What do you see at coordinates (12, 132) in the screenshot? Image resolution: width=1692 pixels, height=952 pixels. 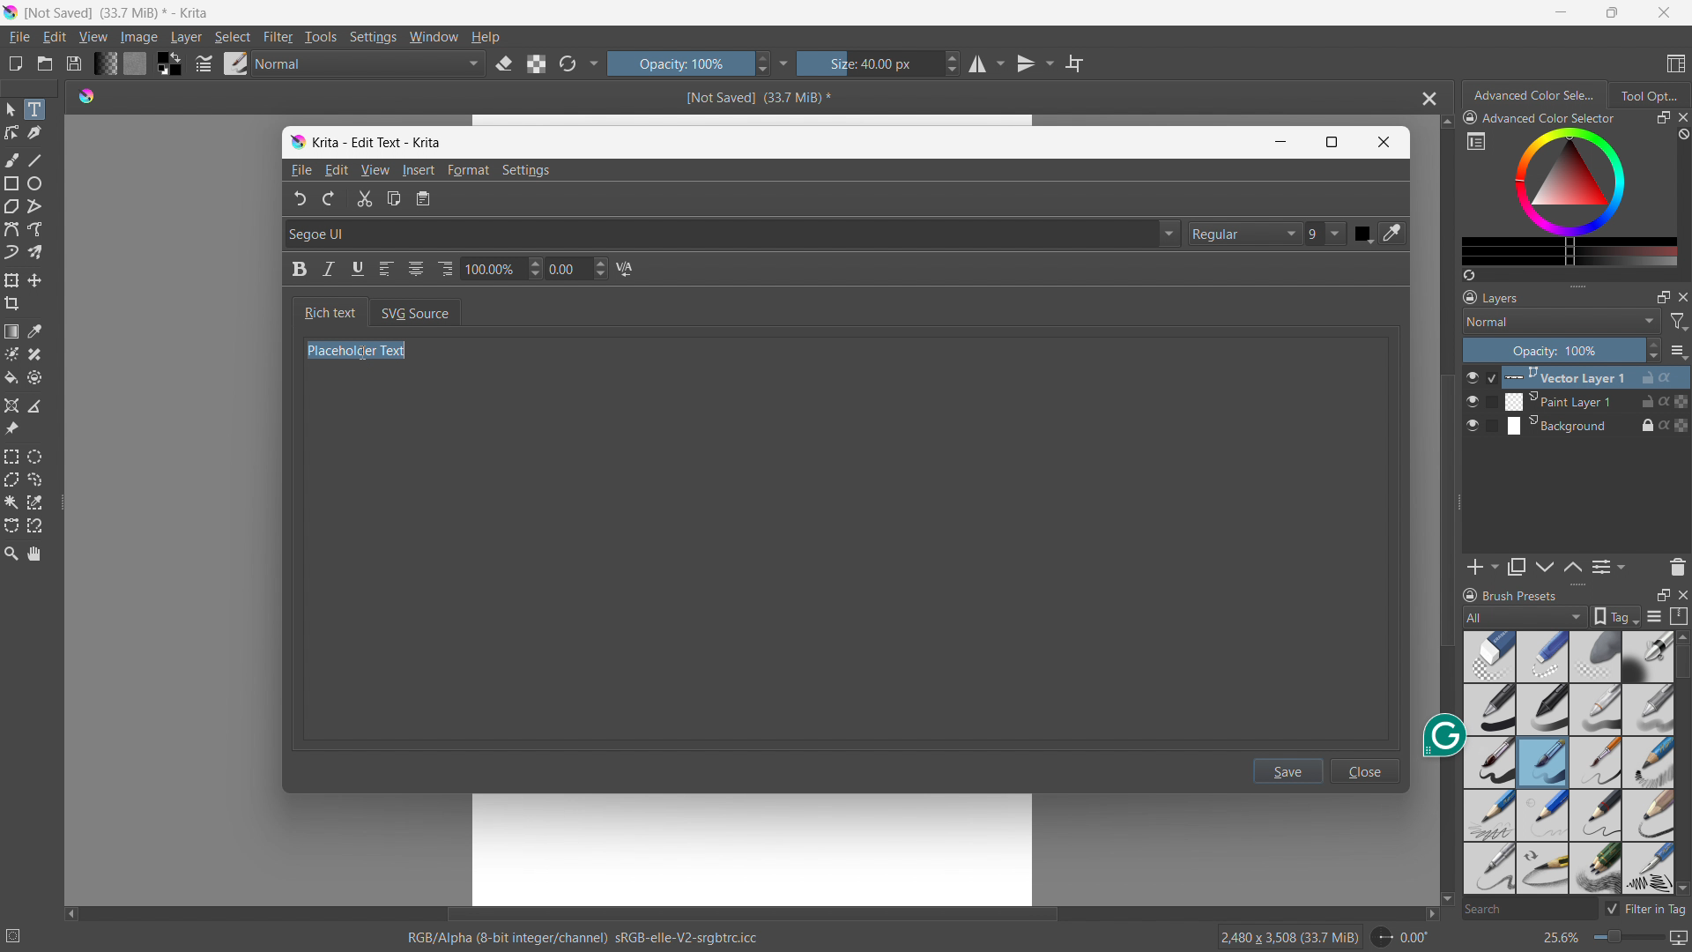 I see `edit shapes tool` at bounding box center [12, 132].